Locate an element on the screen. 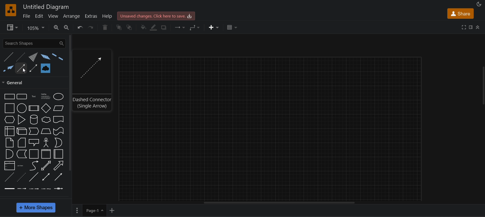 The image size is (485, 217). connection is located at coordinates (181, 28).